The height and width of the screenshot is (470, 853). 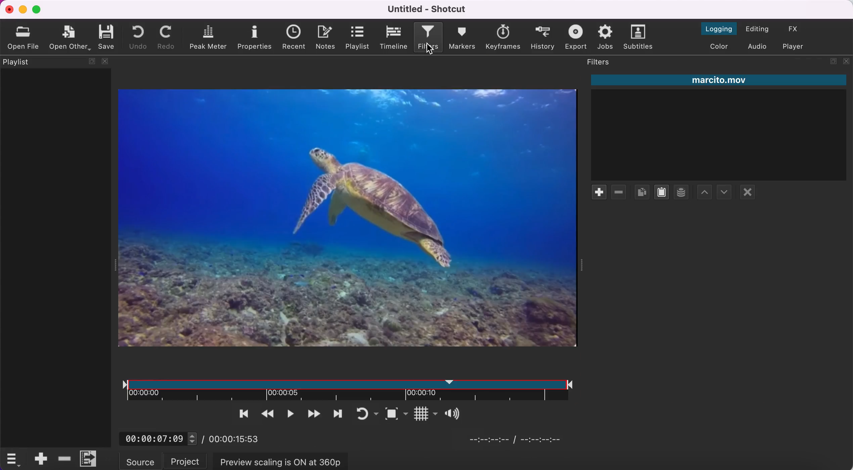 I want to click on move filter down, so click(x=704, y=193).